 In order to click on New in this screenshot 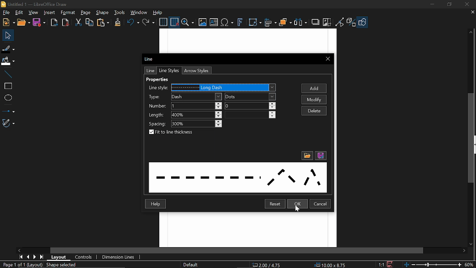, I will do `click(8, 23)`.